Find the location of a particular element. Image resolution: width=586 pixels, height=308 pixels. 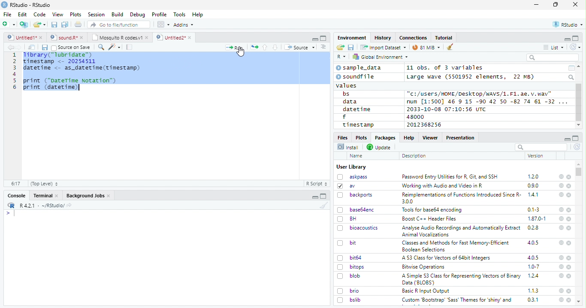

0.9.0 is located at coordinates (533, 186).